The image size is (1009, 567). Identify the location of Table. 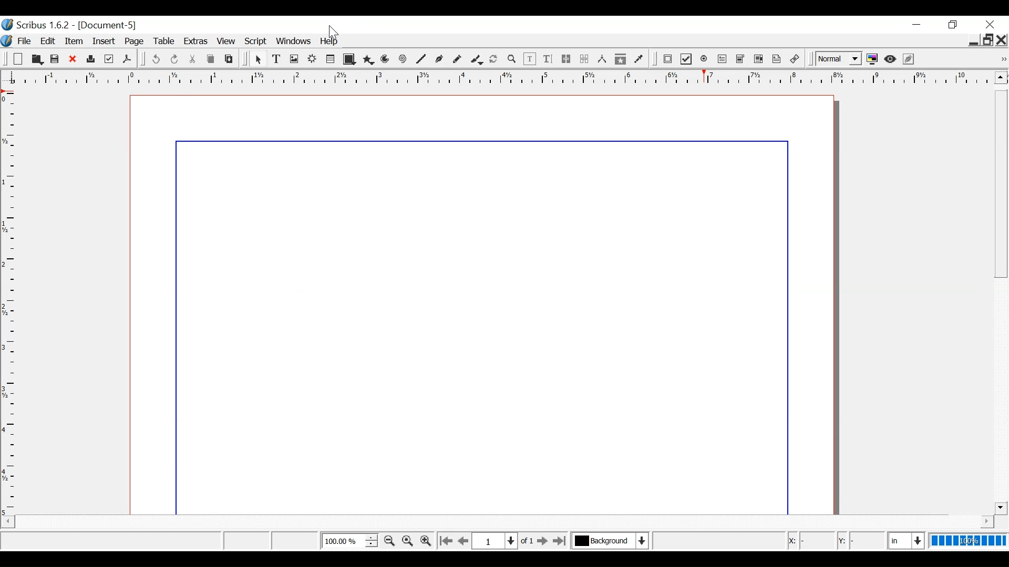
(166, 42).